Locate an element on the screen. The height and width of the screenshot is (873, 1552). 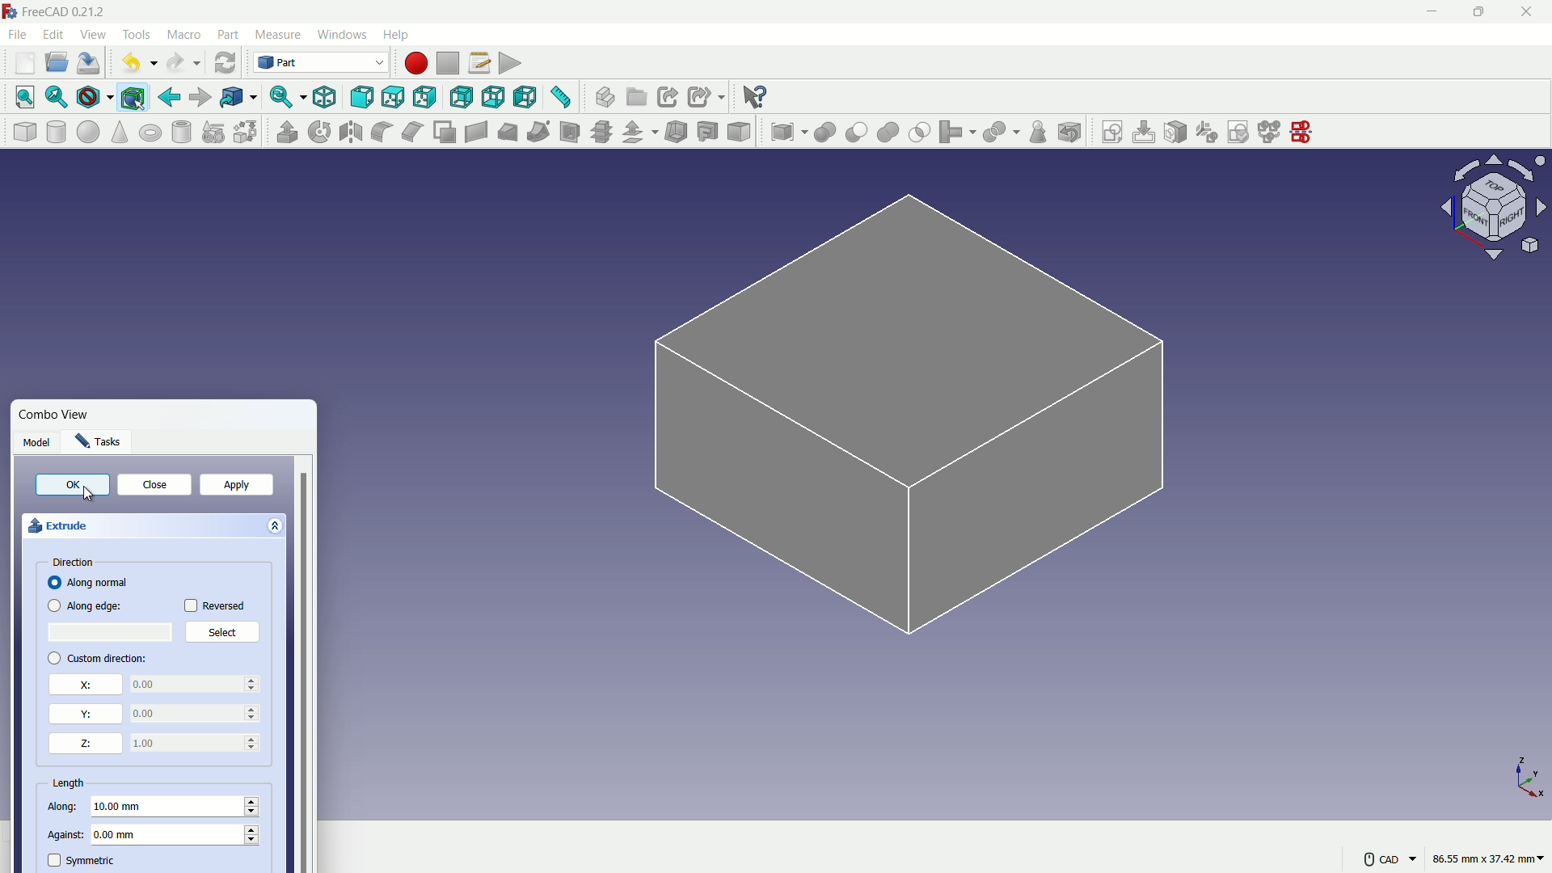
sketch is located at coordinates (906, 427).